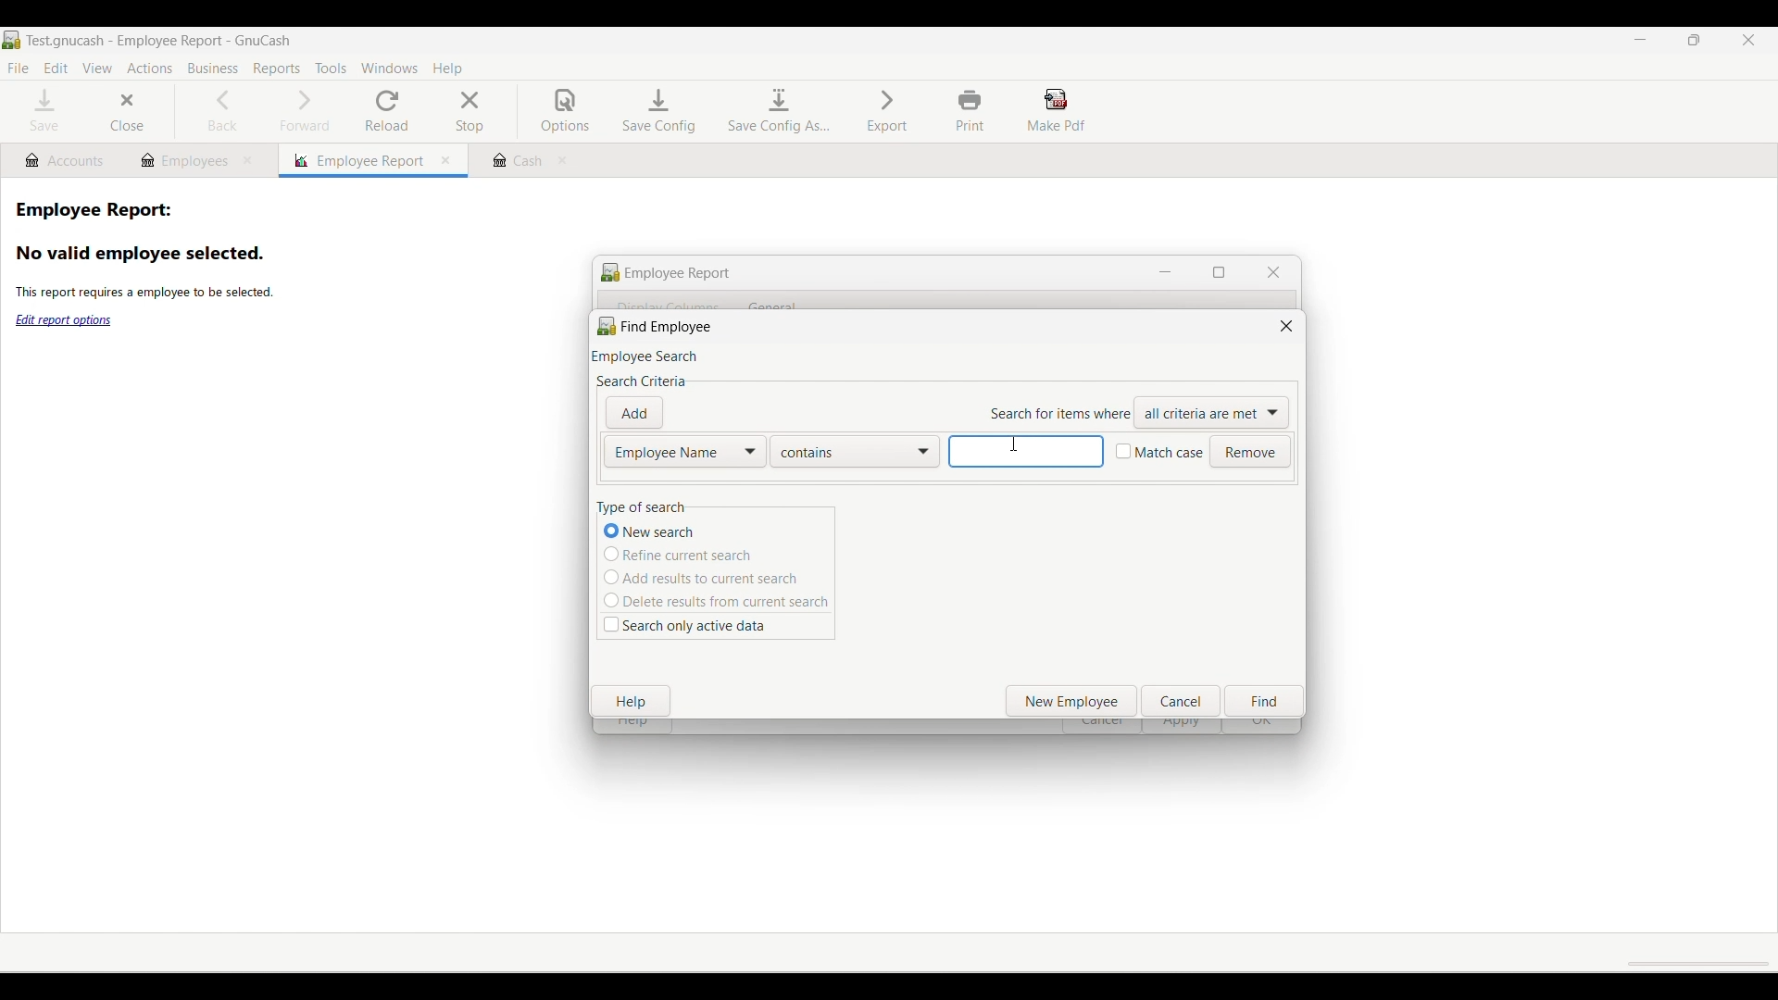 The image size is (1778, 1000). Describe the element at coordinates (716, 600) in the screenshot. I see `Delete results from current search` at that location.